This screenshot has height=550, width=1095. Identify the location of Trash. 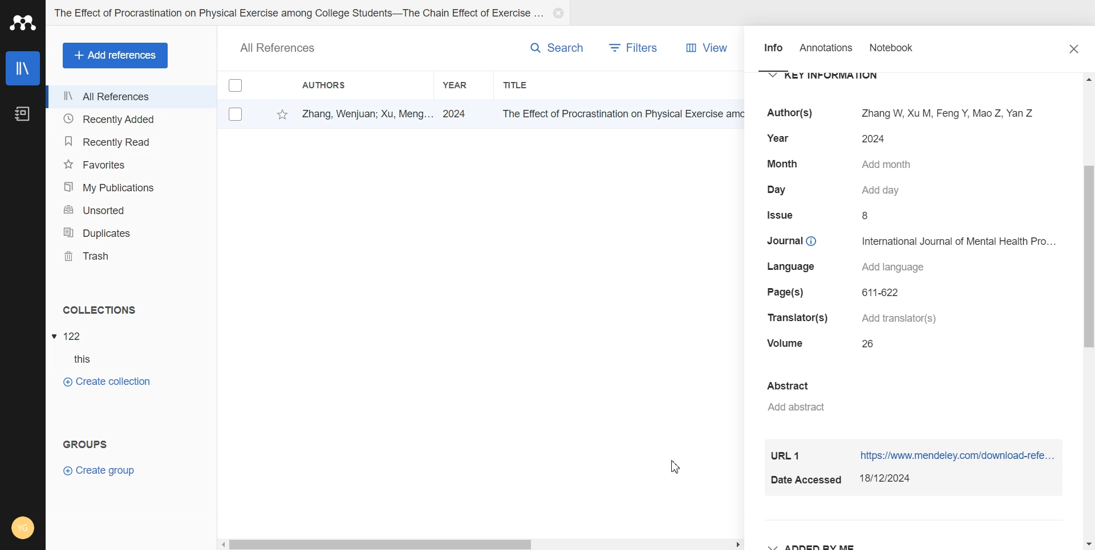
(131, 256).